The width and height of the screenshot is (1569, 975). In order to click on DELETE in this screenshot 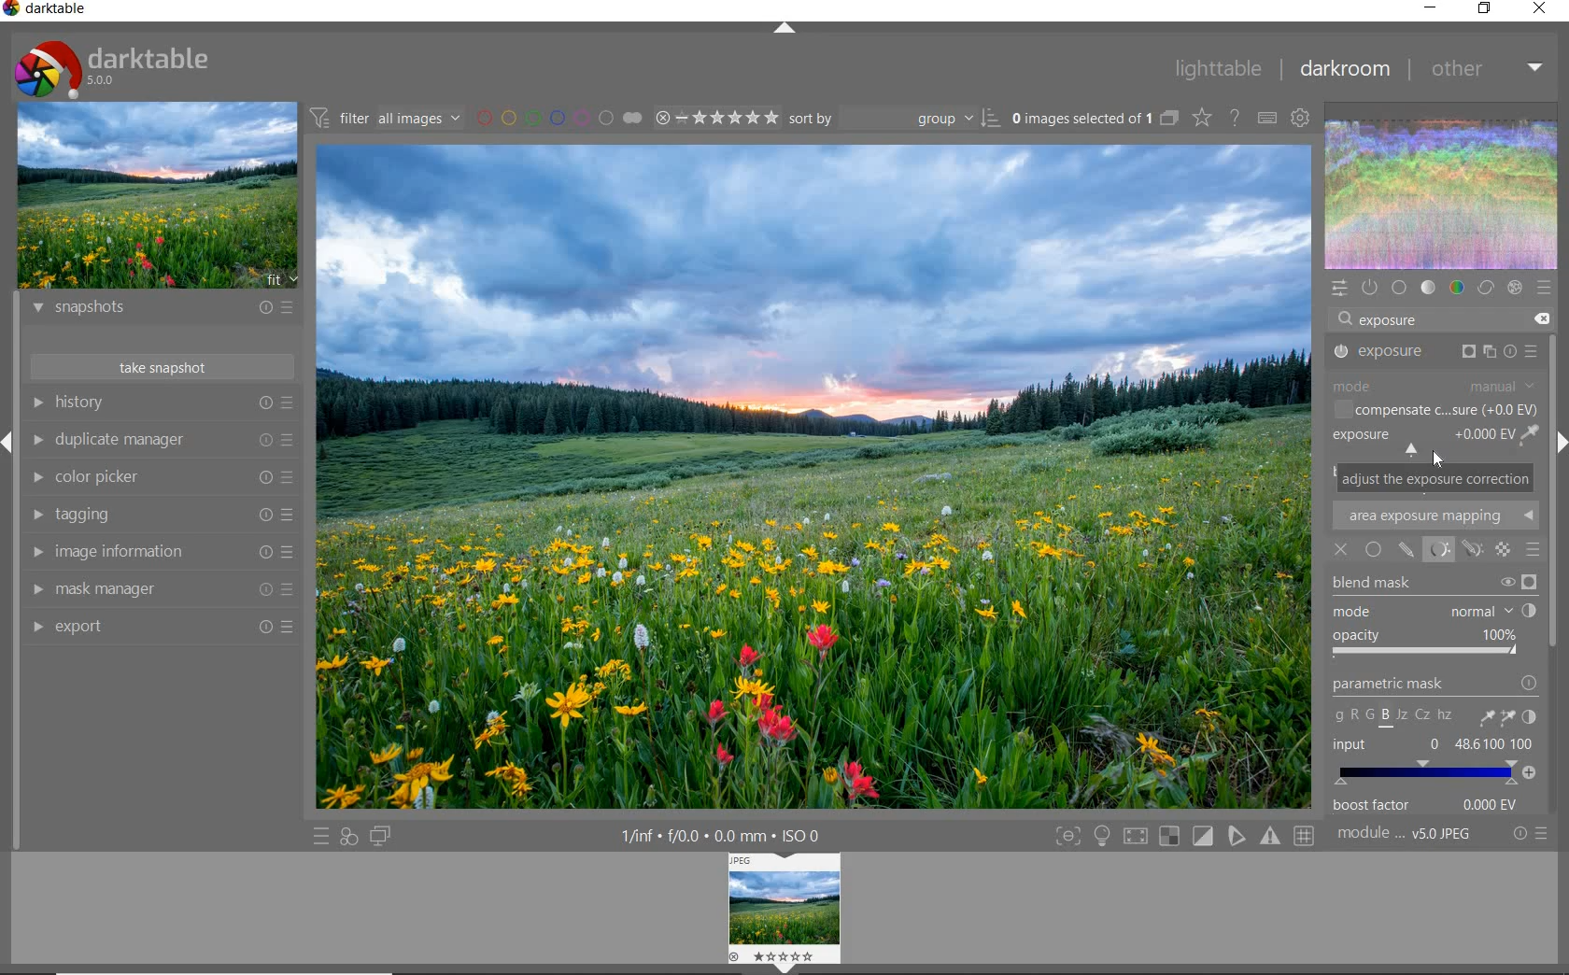, I will do `click(1543, 319)`.